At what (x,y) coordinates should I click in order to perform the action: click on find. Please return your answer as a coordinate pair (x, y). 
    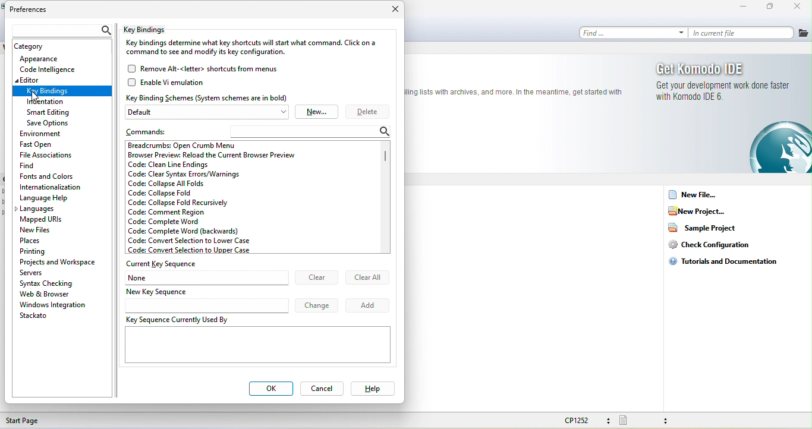
    Looking at the image, I should click on (633, 32).